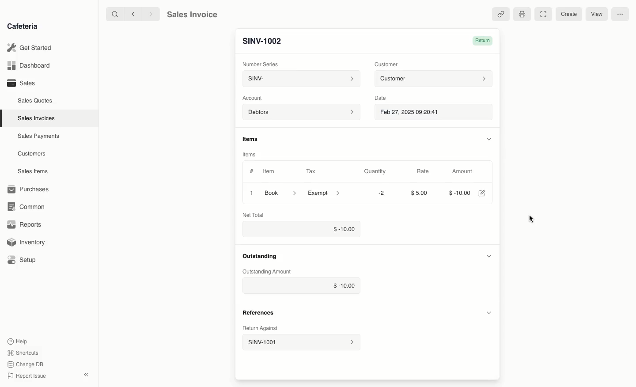 The height and width of the screenshot is (387, 636). I want to click on Sales Invoice, so click(192, 15).